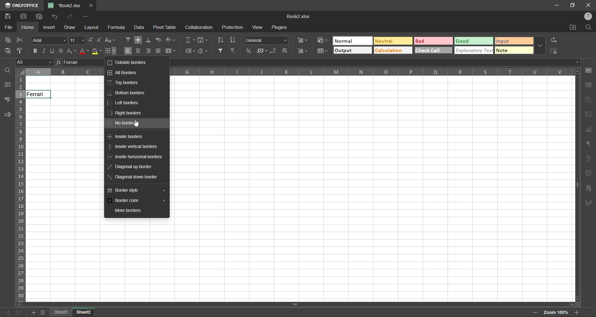 The width and height of the screenshot is (596, 317). What do you see at coordinates (158, 50) in the screenshot?
I see `justified` at bounding box center [158, 50].